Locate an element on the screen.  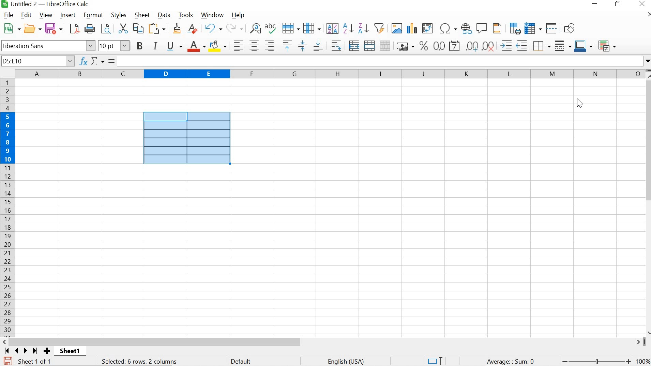
clear direct formatting is located at coordinates (193, 29).